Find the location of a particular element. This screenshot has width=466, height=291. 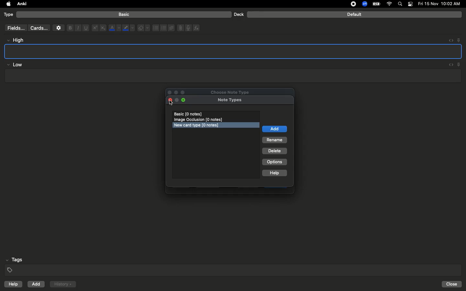

High is located at coordinates (18, 40).